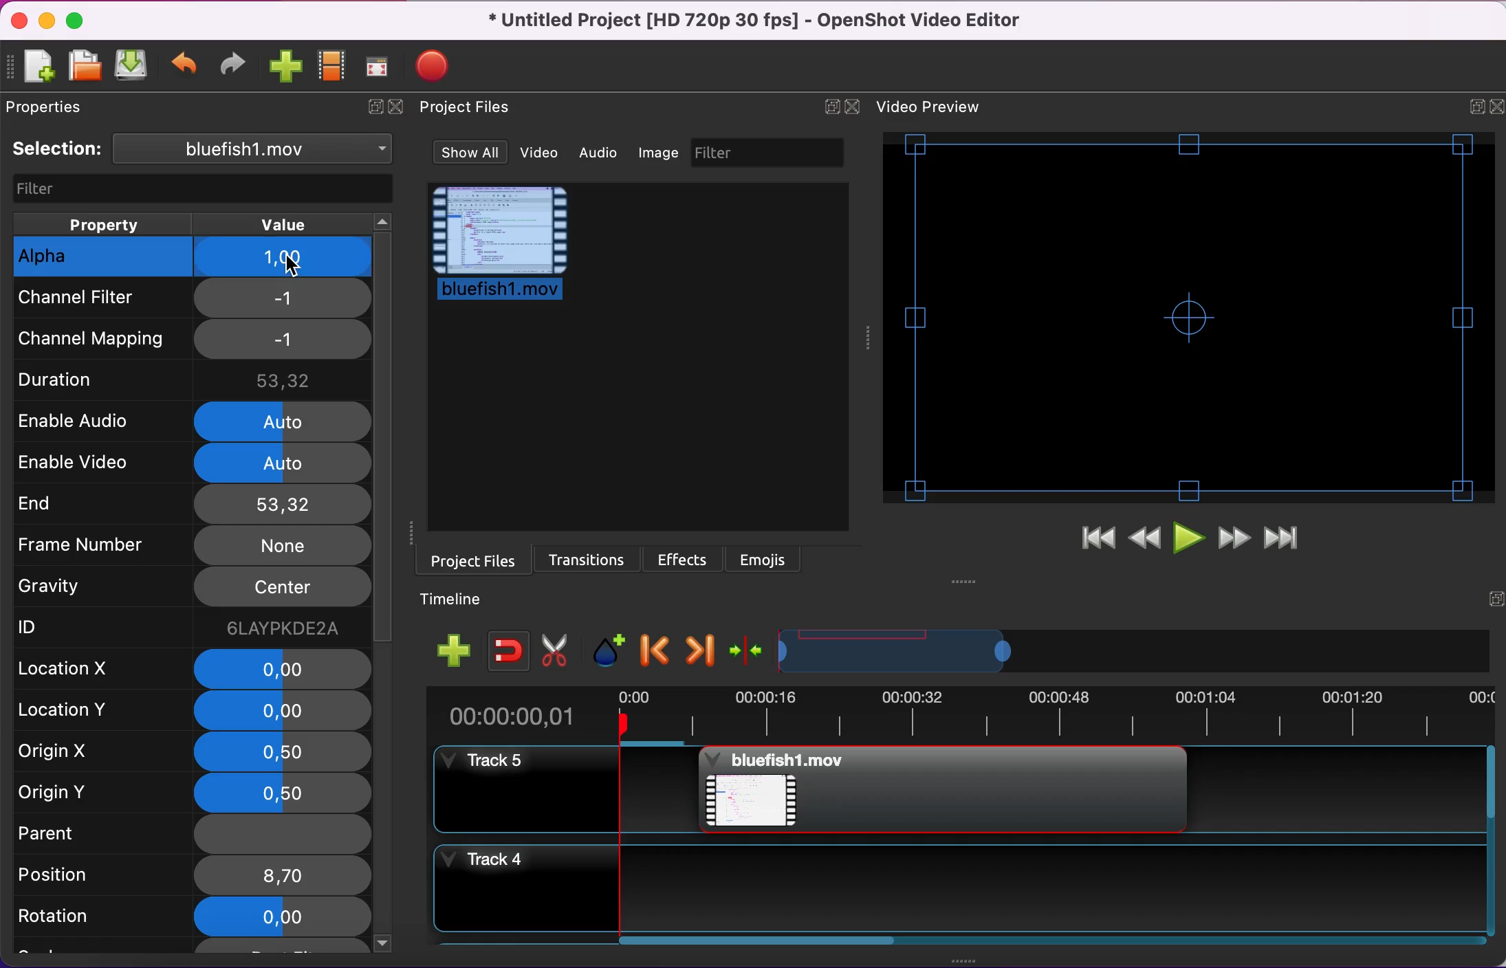  I want to click on video preview, so click(939, 108).